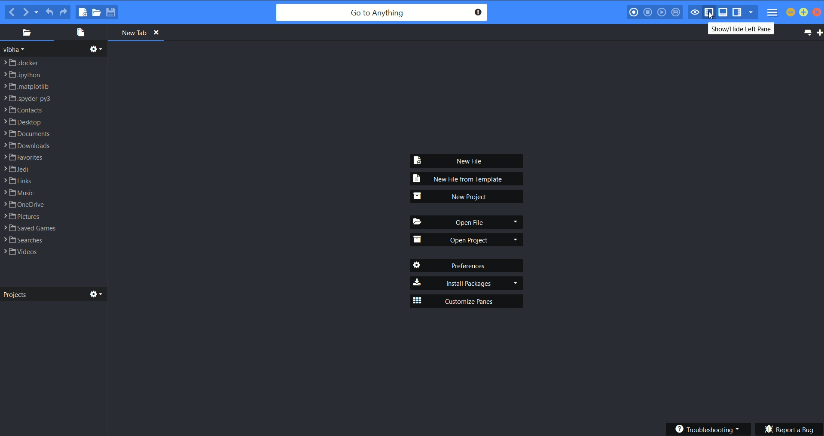 Image resolution: width=824 pixels, height=436 pixels. Describe the element at coordinates (467, 300) in the screenshot. I see `customize panes` at that location.